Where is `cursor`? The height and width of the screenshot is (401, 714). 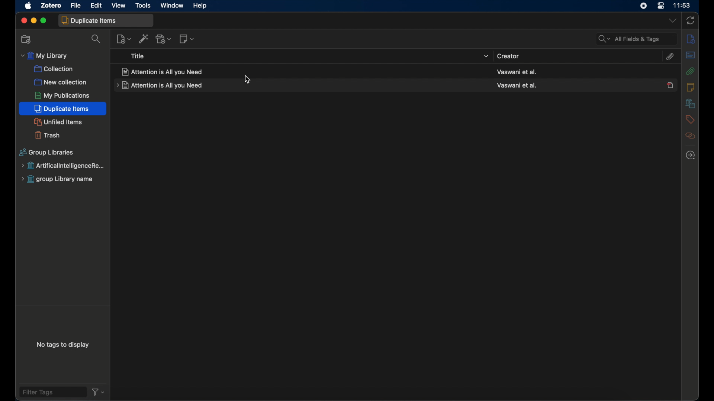 cursor is located at coordinates (247, 80).